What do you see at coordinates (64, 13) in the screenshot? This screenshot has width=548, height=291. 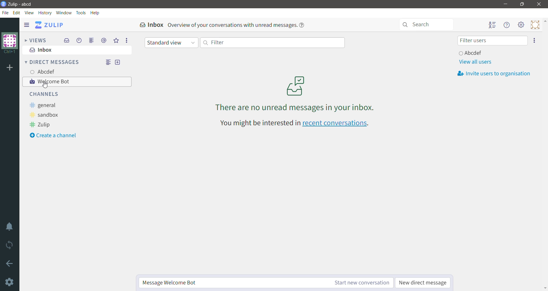 I see `Window` at bounding box center [64, 13].